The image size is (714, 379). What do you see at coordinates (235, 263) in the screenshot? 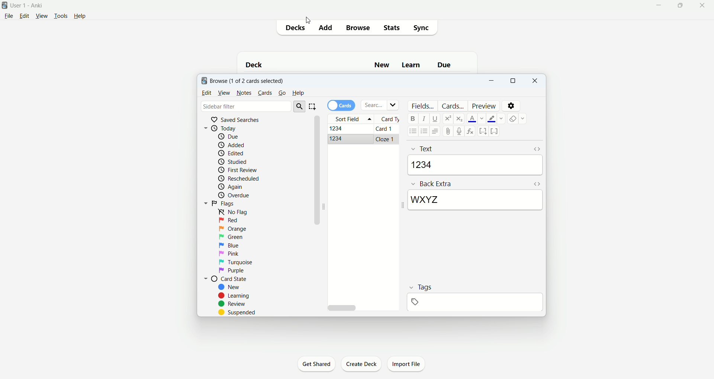
I see `turquoise` at bounding box center [235, 263].